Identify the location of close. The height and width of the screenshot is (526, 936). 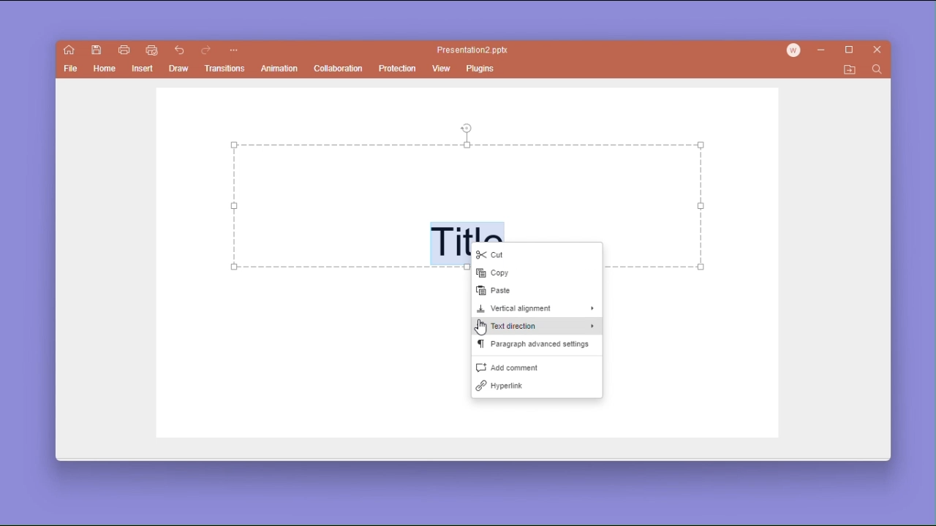
(878, 51).